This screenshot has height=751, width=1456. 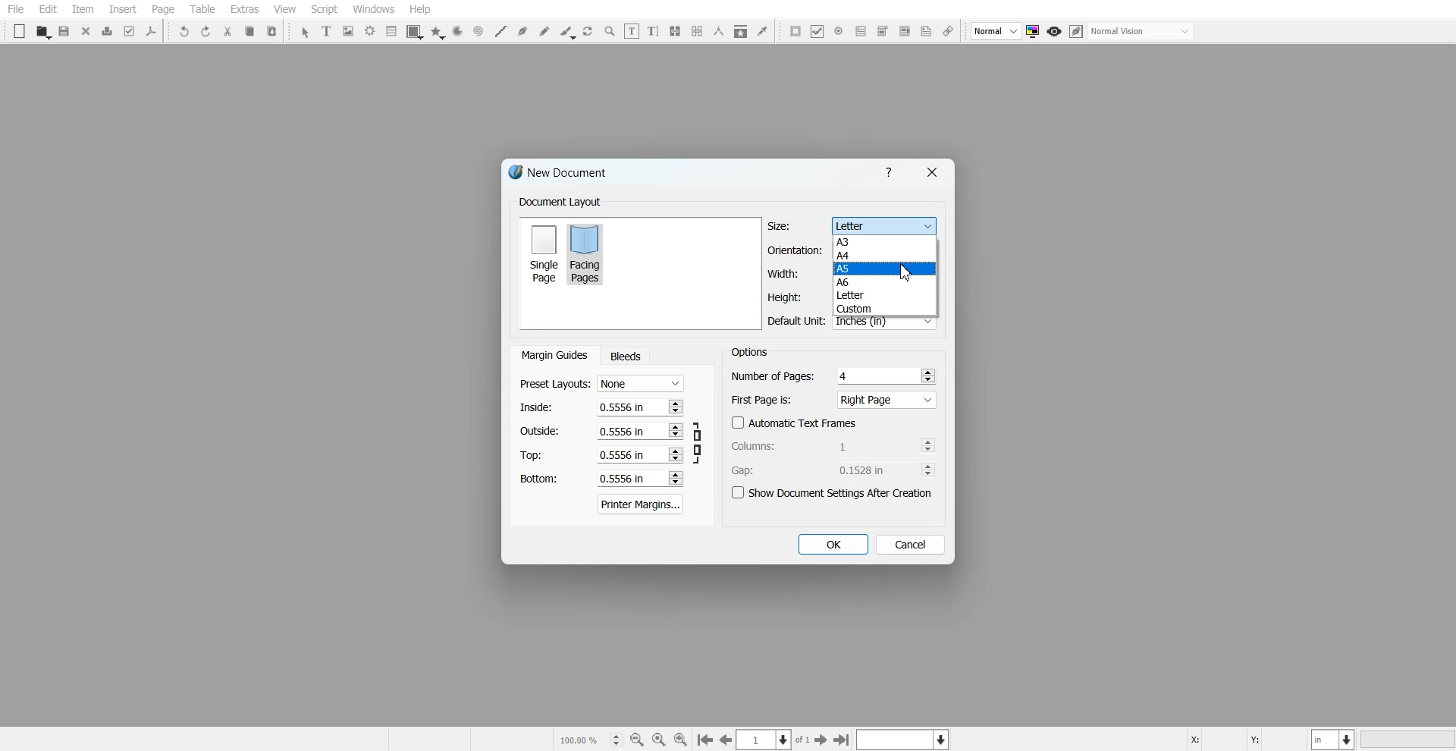 I want to click on Text, so click(x=563, y=174).